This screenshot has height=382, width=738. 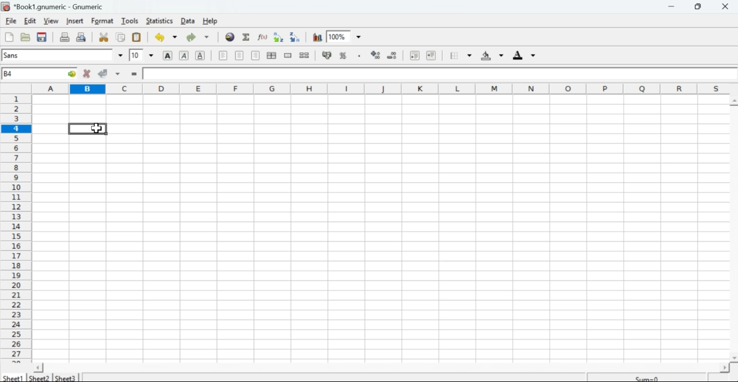 What do you see at coordinates (383, 88) in the screenshot?
I see `Alphabets row` at bounding box center [383, 88].